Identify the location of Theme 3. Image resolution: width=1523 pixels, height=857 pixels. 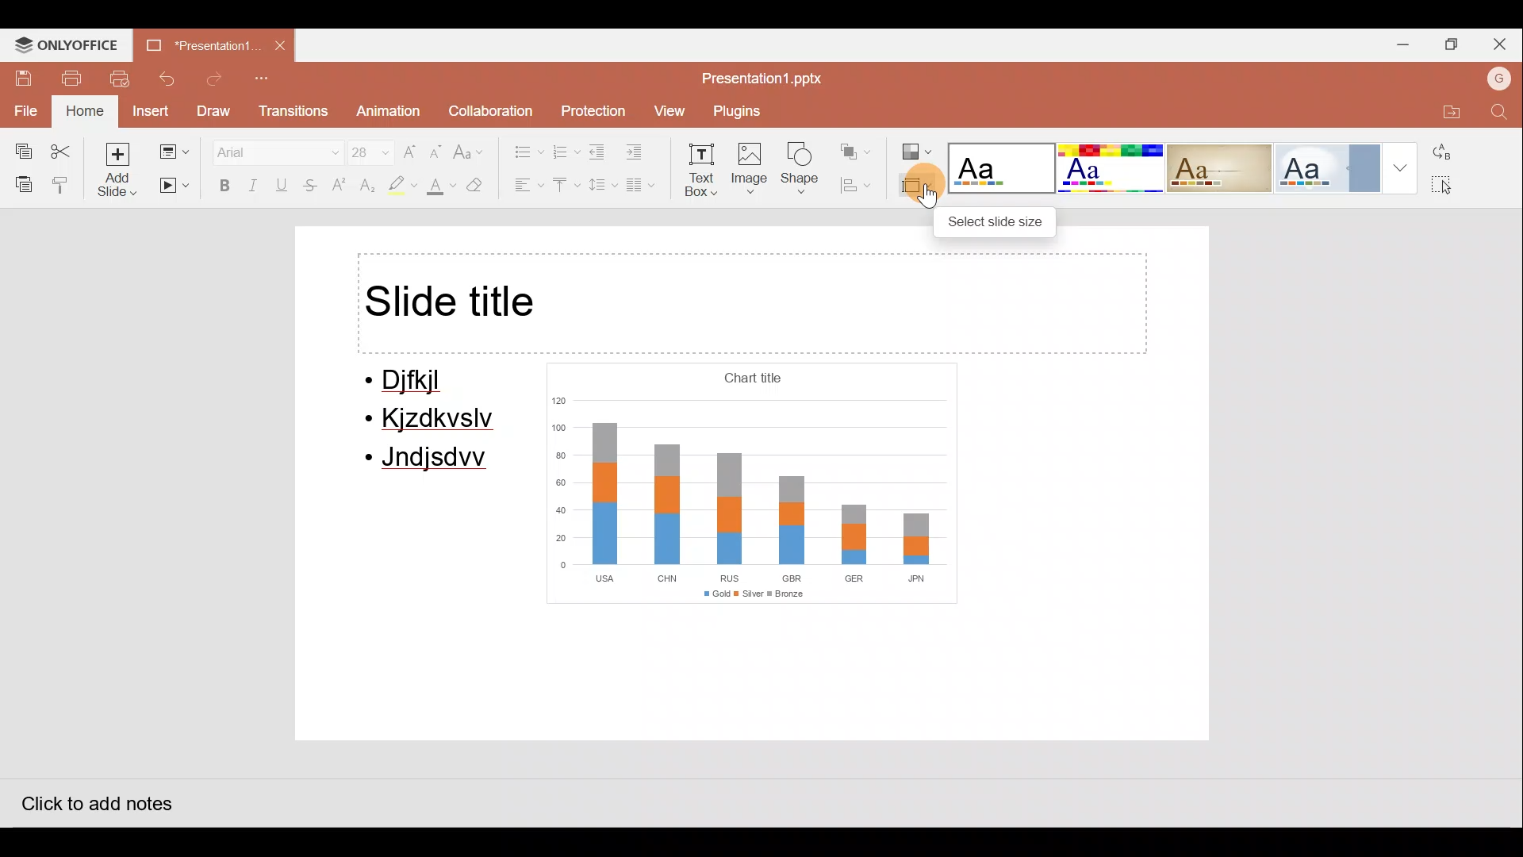
(1230, 167).